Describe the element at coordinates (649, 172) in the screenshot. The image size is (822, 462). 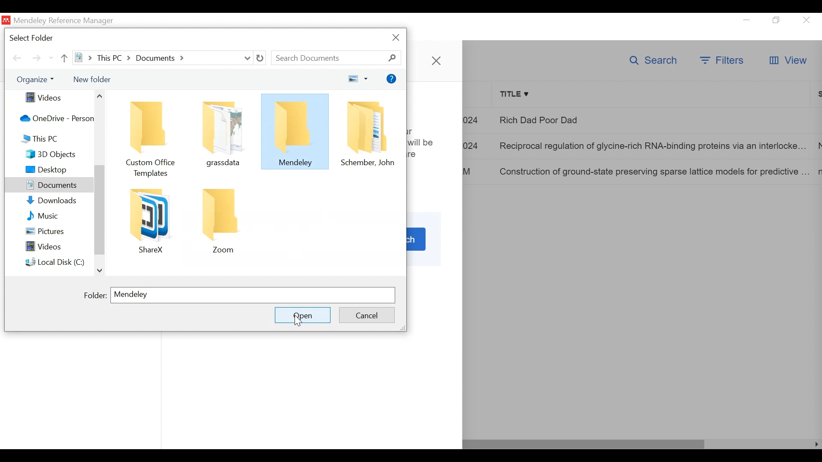
I see `Construction of ground-state preserving sparse lattice models for predictive ...` at that location.